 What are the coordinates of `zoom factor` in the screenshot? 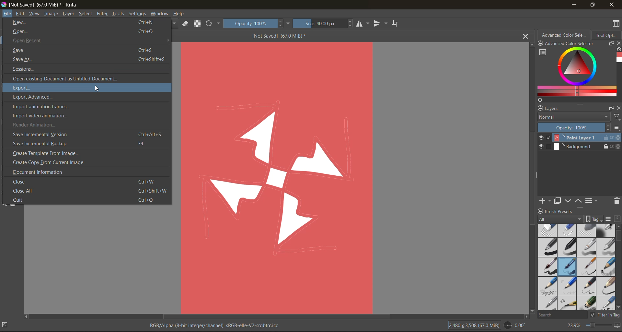 It's located at (574, 326).